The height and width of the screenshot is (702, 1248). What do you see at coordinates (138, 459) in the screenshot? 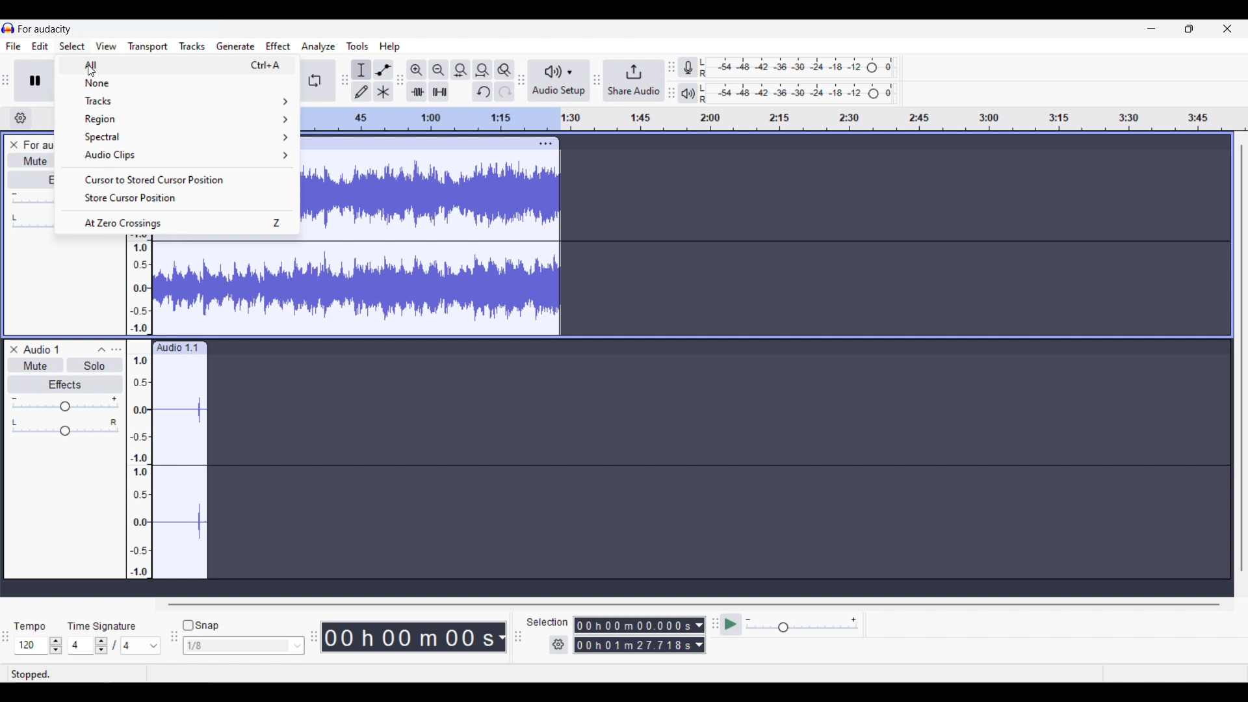
I see `amplitude` at bounding box center [138, 459].